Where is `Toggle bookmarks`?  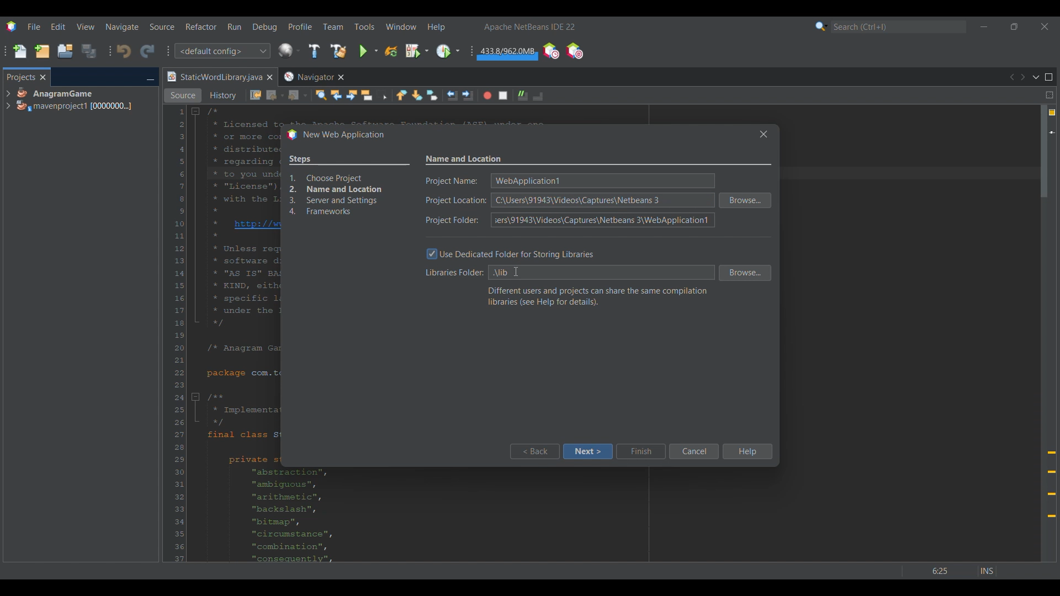 Toggle bookmarks is located at coordinates (432, 95).